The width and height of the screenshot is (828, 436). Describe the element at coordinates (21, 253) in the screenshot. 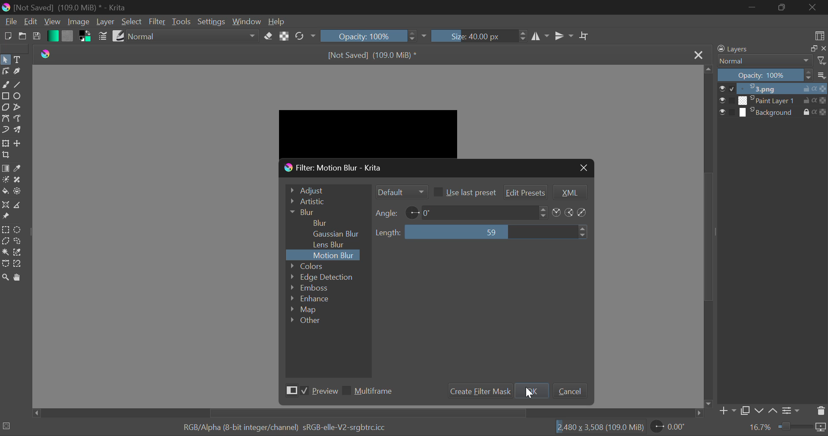

I see `Similar Color Selection Tool` at that location.